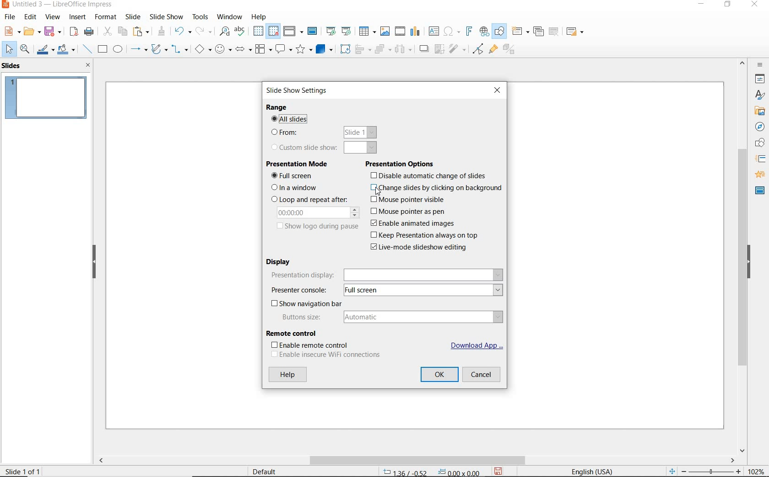 This screenshot has width=769, height=477. Describe the element at coordinates (439, 375) in the screenshot. I see `OK` at that location.